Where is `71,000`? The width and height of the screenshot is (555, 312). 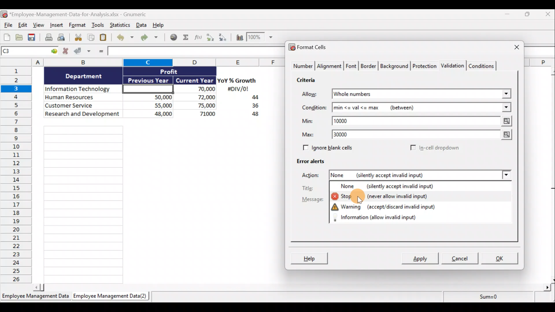
71,000 is located at coordinates (199, 114).